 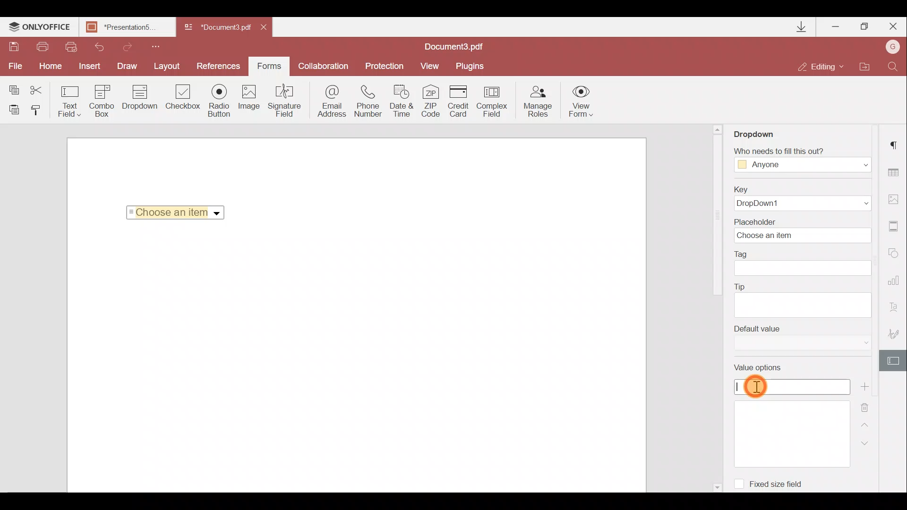 What do you see at coordinates (893, 66) in the screenshot?
I see `Find` at bounding box center [893, 66].